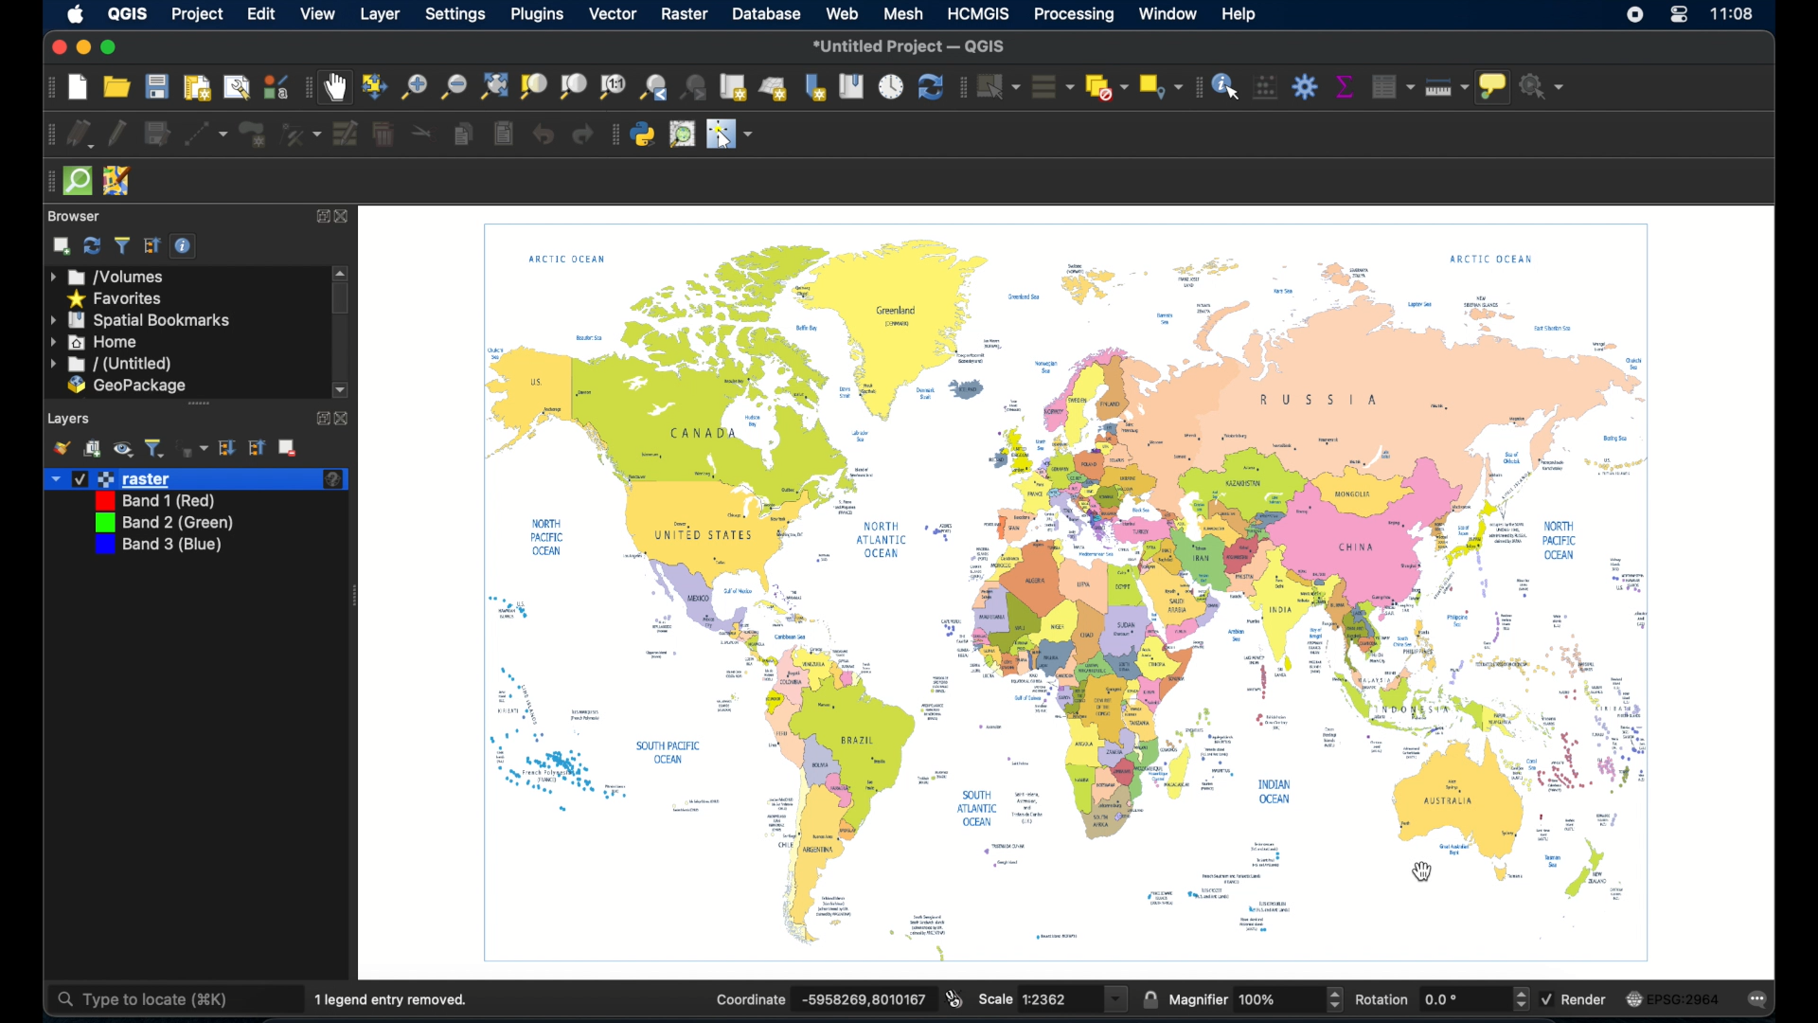 This screenshot has height=1023, width=1818. Describe the element at coordinates (775, 90) in the screenshot. I see `new 3d map view` at that location.